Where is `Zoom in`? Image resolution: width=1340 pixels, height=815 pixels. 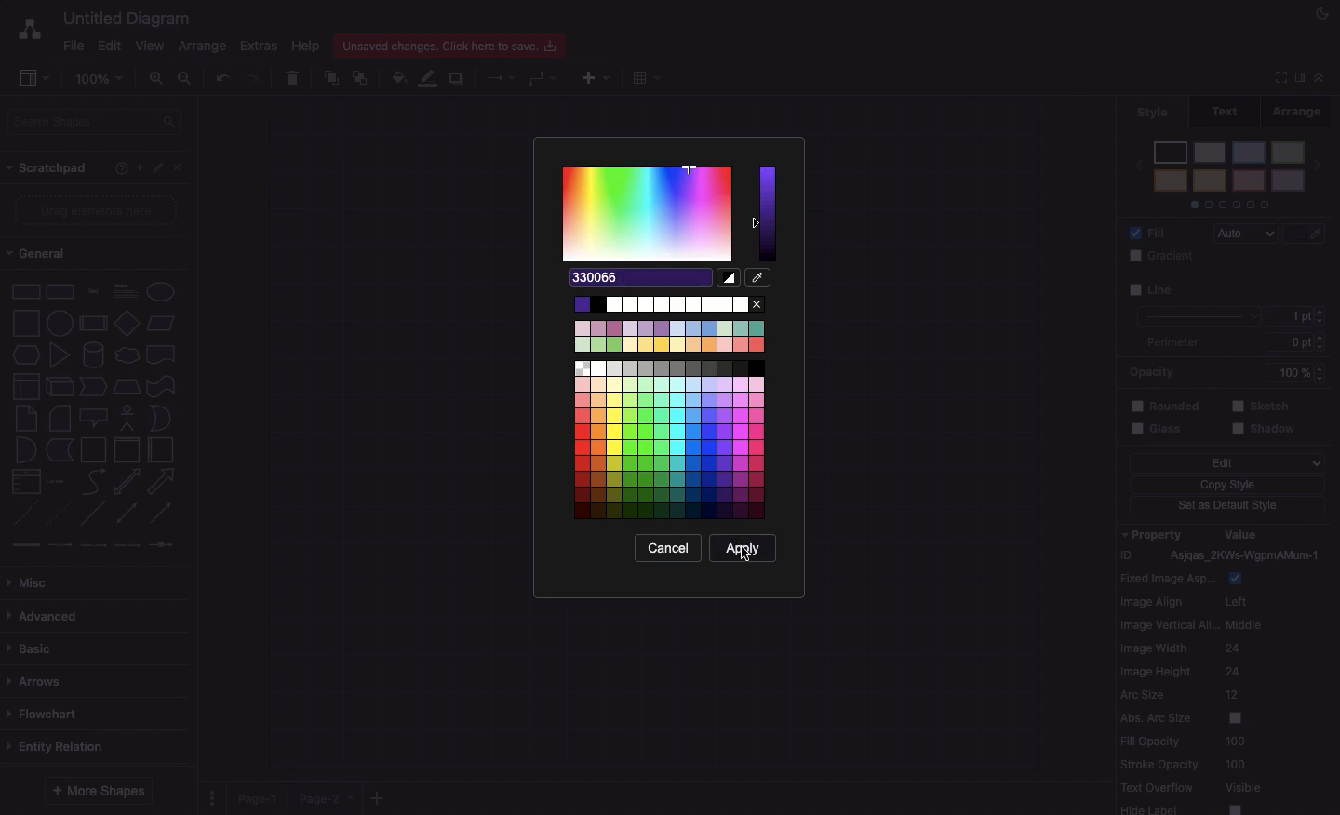
Zoom in is located at coordinates (159, 82).